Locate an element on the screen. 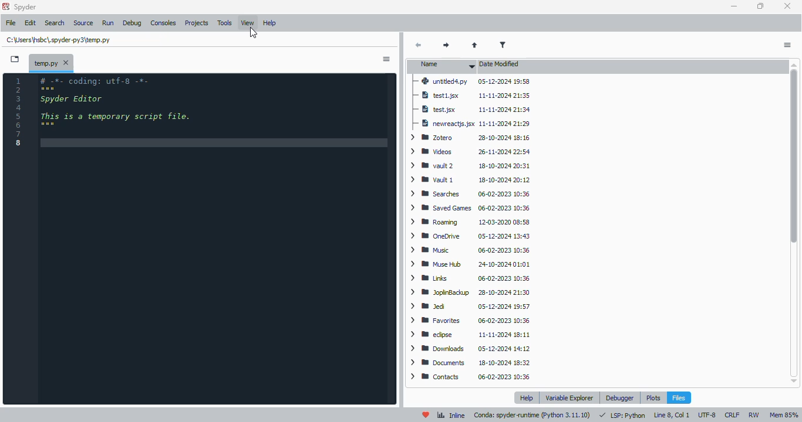 The image size is (802, 422). contacts is located at coordinates (473, 377).